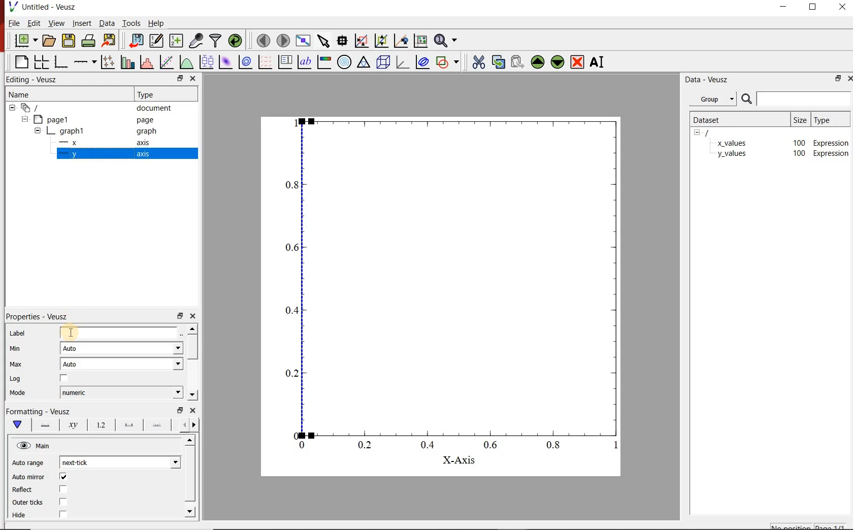 Image resolution: width=853 pixels, height=530 pixels. Describe the element at coordinates (144, 119) in the screenshot. I see `page` at that location.